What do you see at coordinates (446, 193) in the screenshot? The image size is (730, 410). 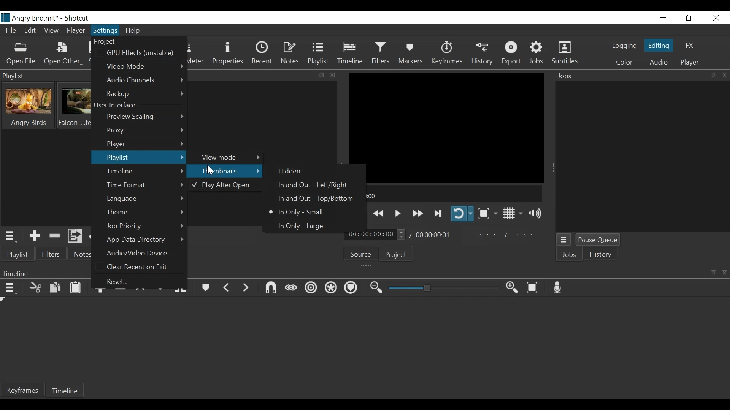 I see `Timeline` at bounding box center [446, 193].